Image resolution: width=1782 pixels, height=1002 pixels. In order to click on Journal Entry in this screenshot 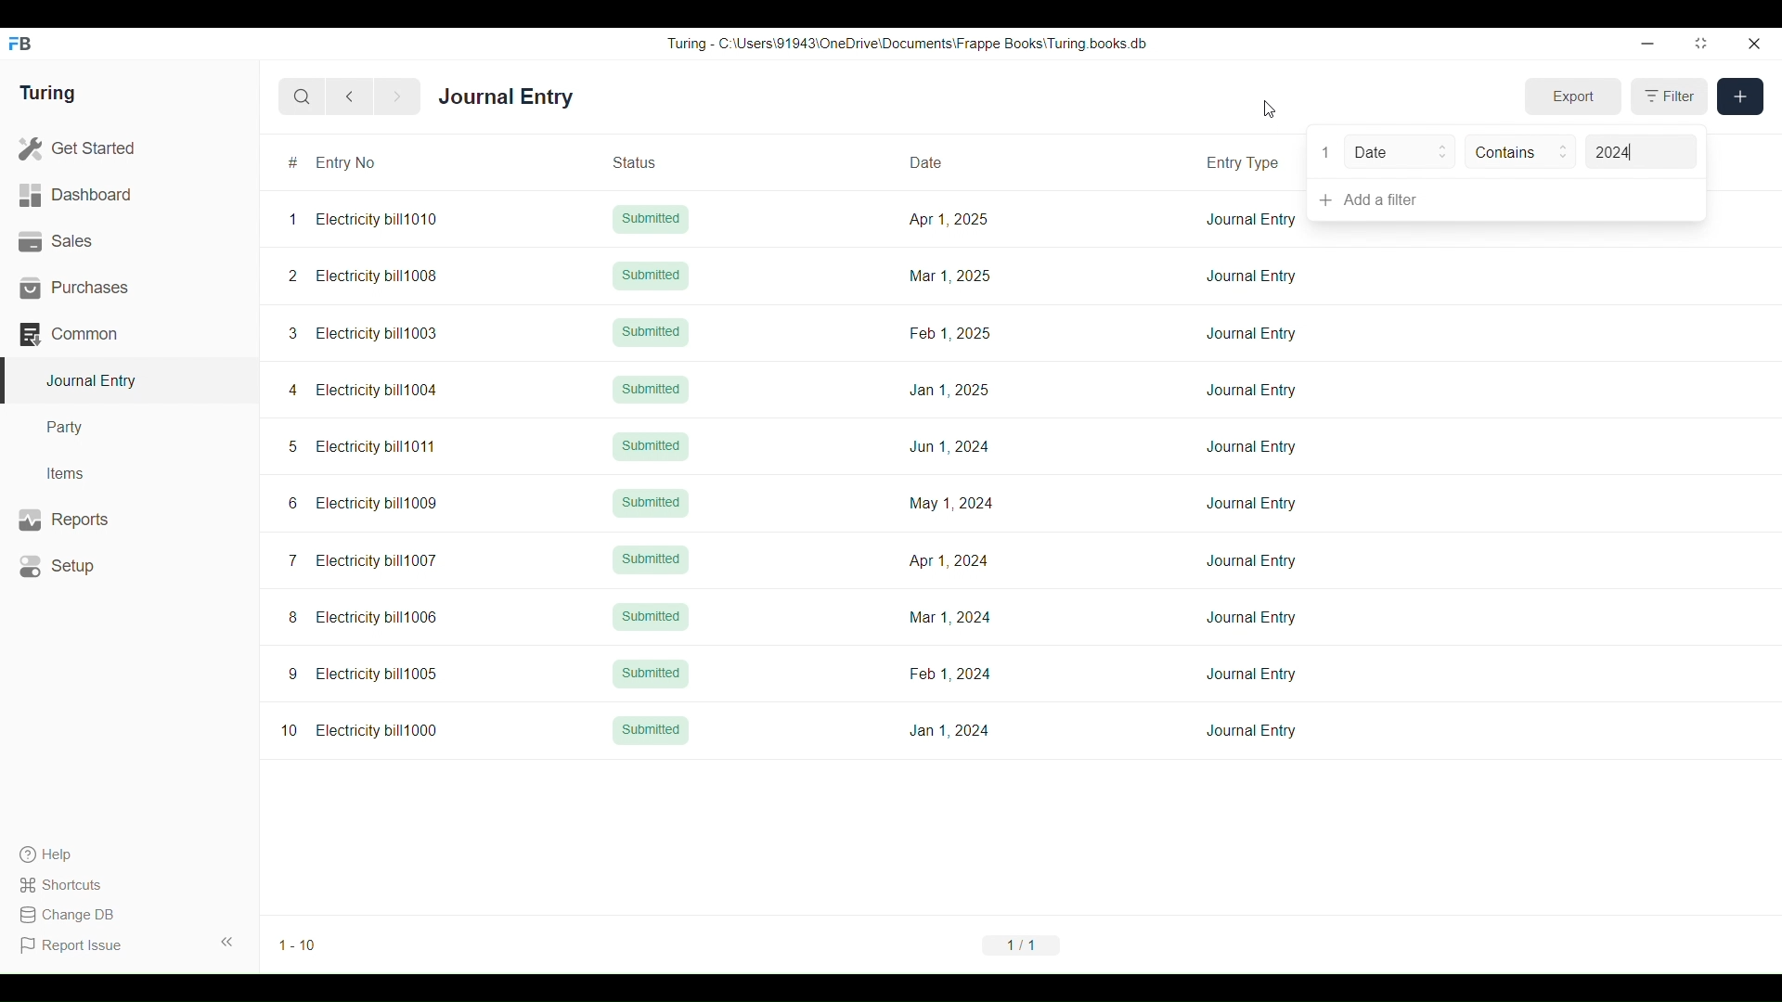, I will do `click(1251, 219)`.